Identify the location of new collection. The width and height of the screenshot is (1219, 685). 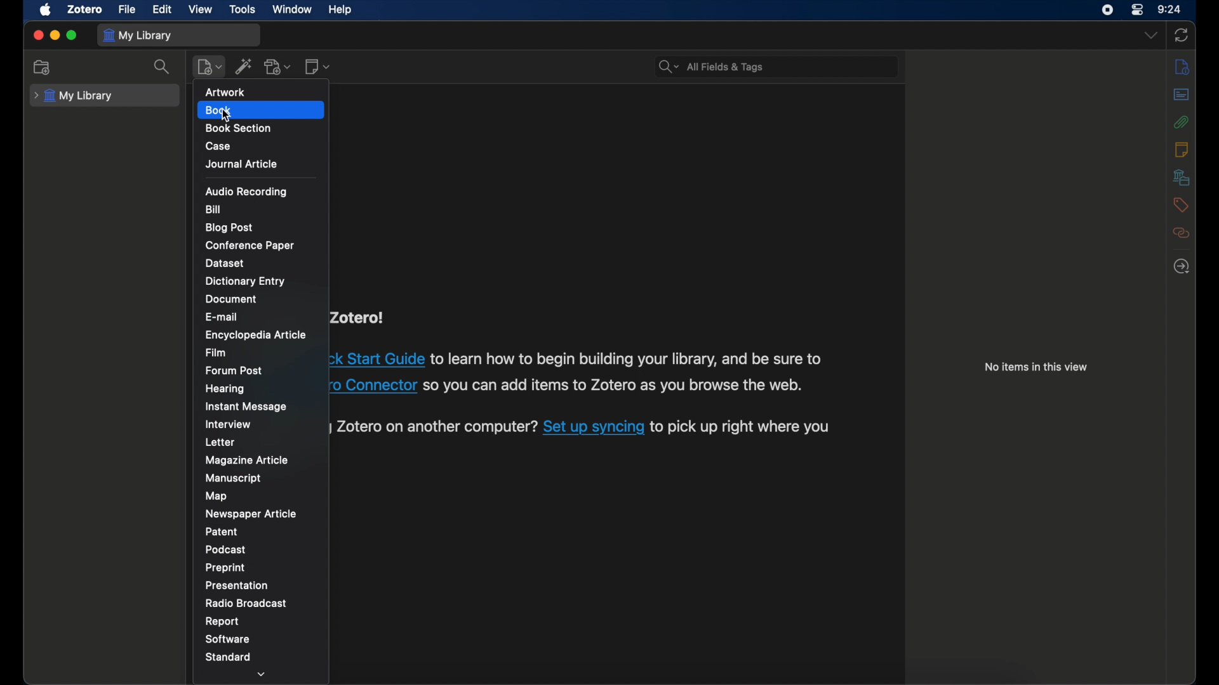
(42, 67).